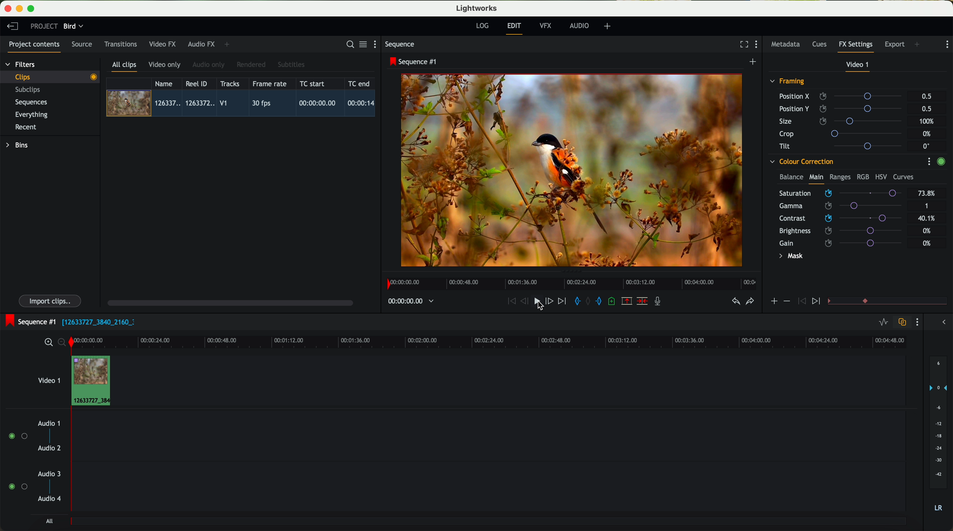 This screenshot has width=953, height=531. Describe the element at coordinates (660, 302) in the screenshot. I see `record a voice-over` at that location.